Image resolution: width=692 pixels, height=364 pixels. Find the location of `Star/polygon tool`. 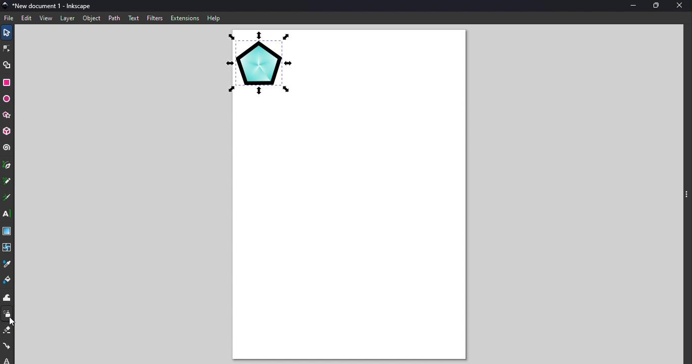

Star/polygon tool is located at coordinates (9, 115).